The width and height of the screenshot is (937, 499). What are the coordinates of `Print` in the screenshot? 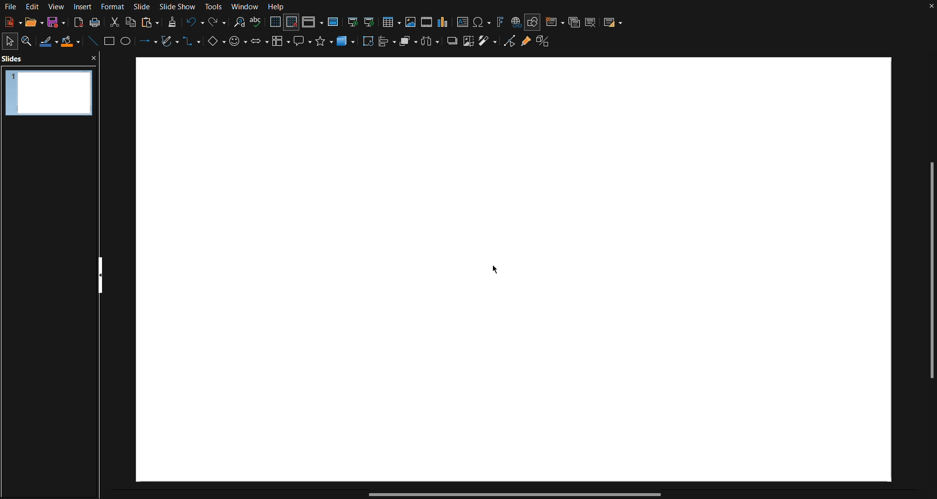 It's located at (95, 22).